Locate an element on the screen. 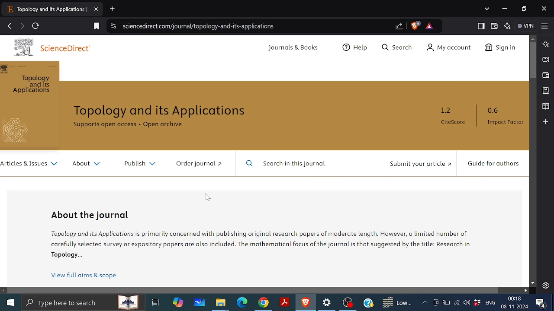 The width and height of the screenshot is (554, 311). bookmark this tab is located at coordinates (95, 27).